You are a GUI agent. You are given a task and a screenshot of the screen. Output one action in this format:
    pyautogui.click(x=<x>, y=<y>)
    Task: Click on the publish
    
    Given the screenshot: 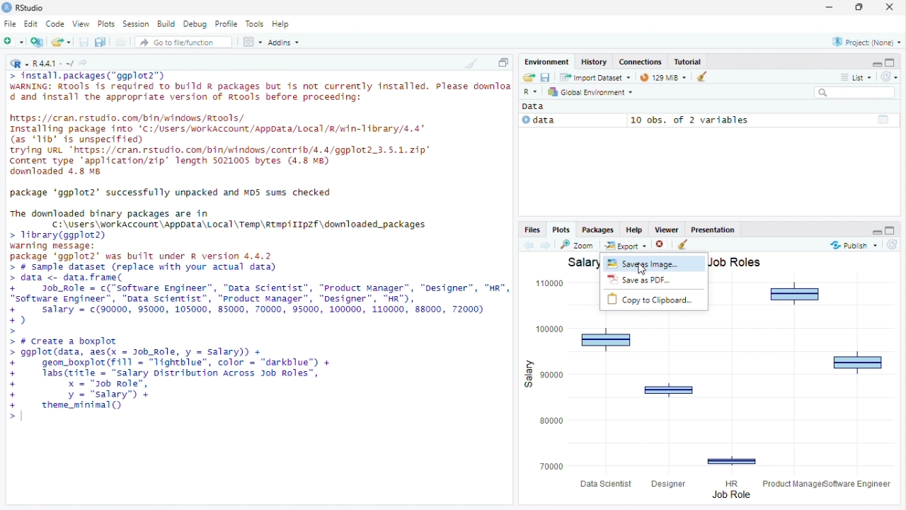 What is the action you would take?
    pyautogui.click(x=854, y=245)
    